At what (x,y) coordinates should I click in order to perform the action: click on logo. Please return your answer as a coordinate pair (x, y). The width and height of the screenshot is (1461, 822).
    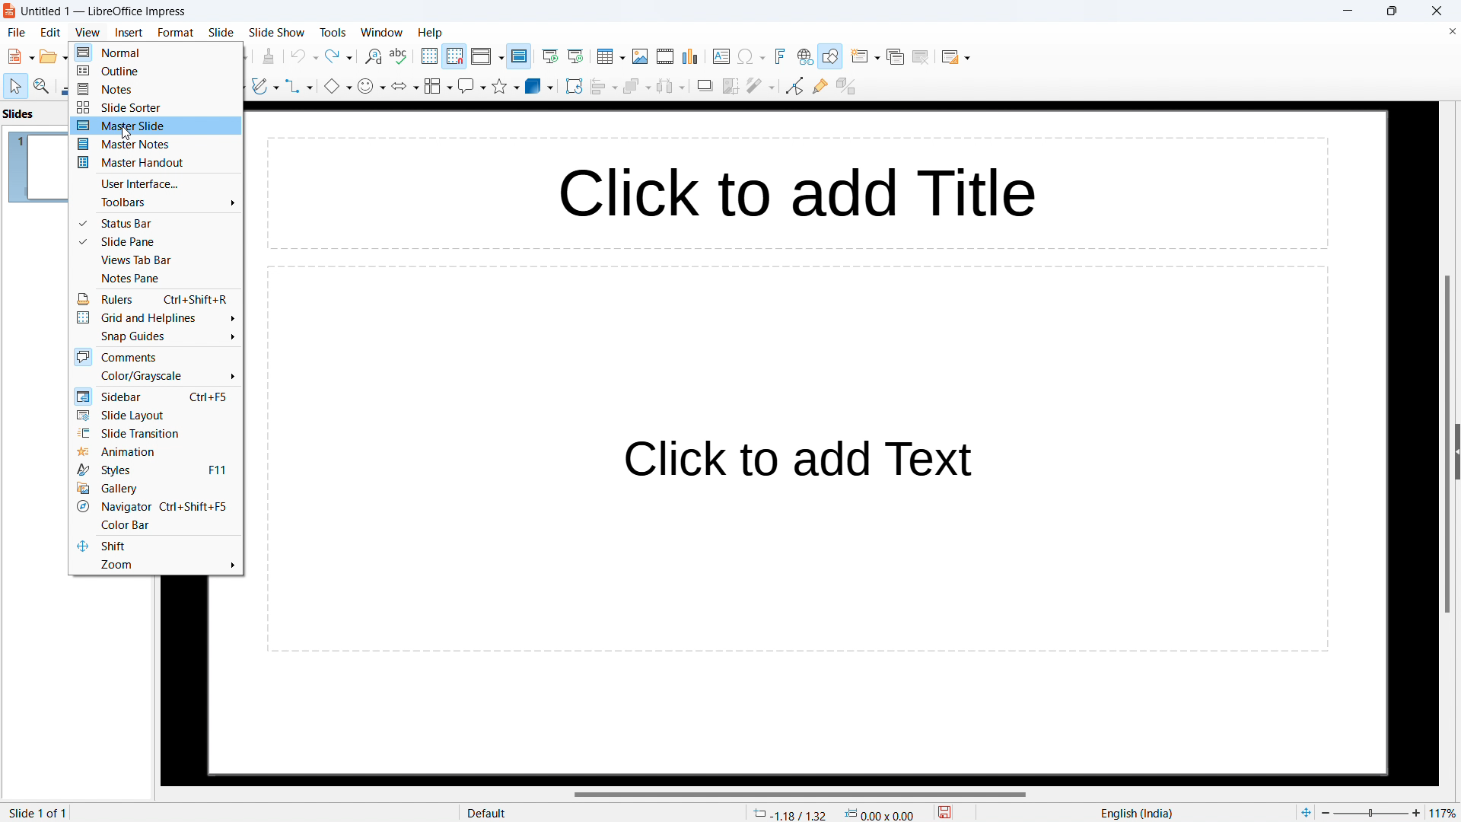
    Looking at the image, I should click on (10, 11).